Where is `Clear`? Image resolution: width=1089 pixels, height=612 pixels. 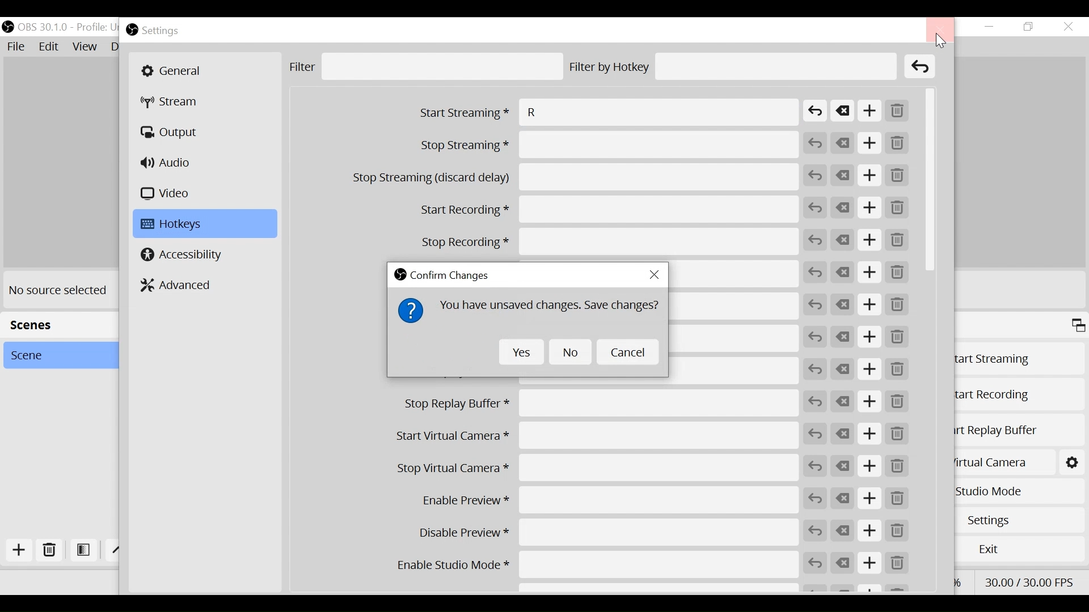
Clear is located at coordinates (843, 207).